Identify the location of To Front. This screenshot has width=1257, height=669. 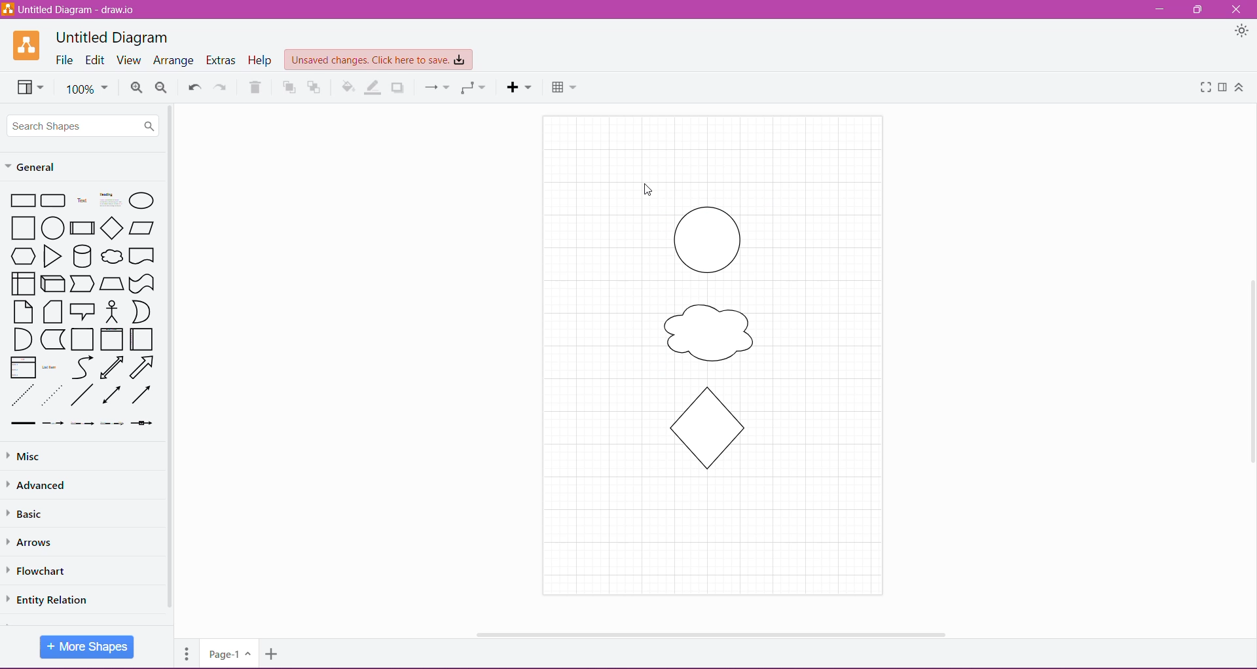
(287, 88).